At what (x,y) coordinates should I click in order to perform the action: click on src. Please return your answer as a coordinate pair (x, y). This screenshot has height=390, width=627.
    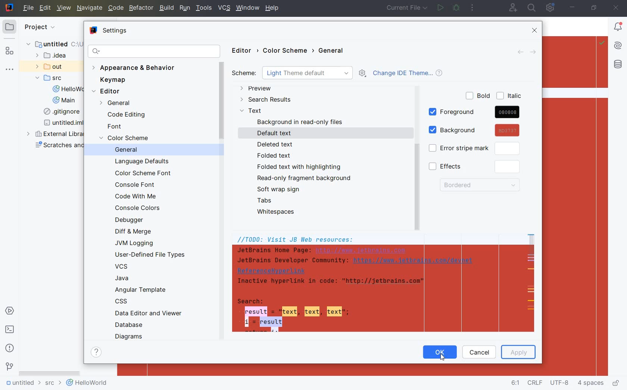
    Looking at the image, I should click on (52, 384).